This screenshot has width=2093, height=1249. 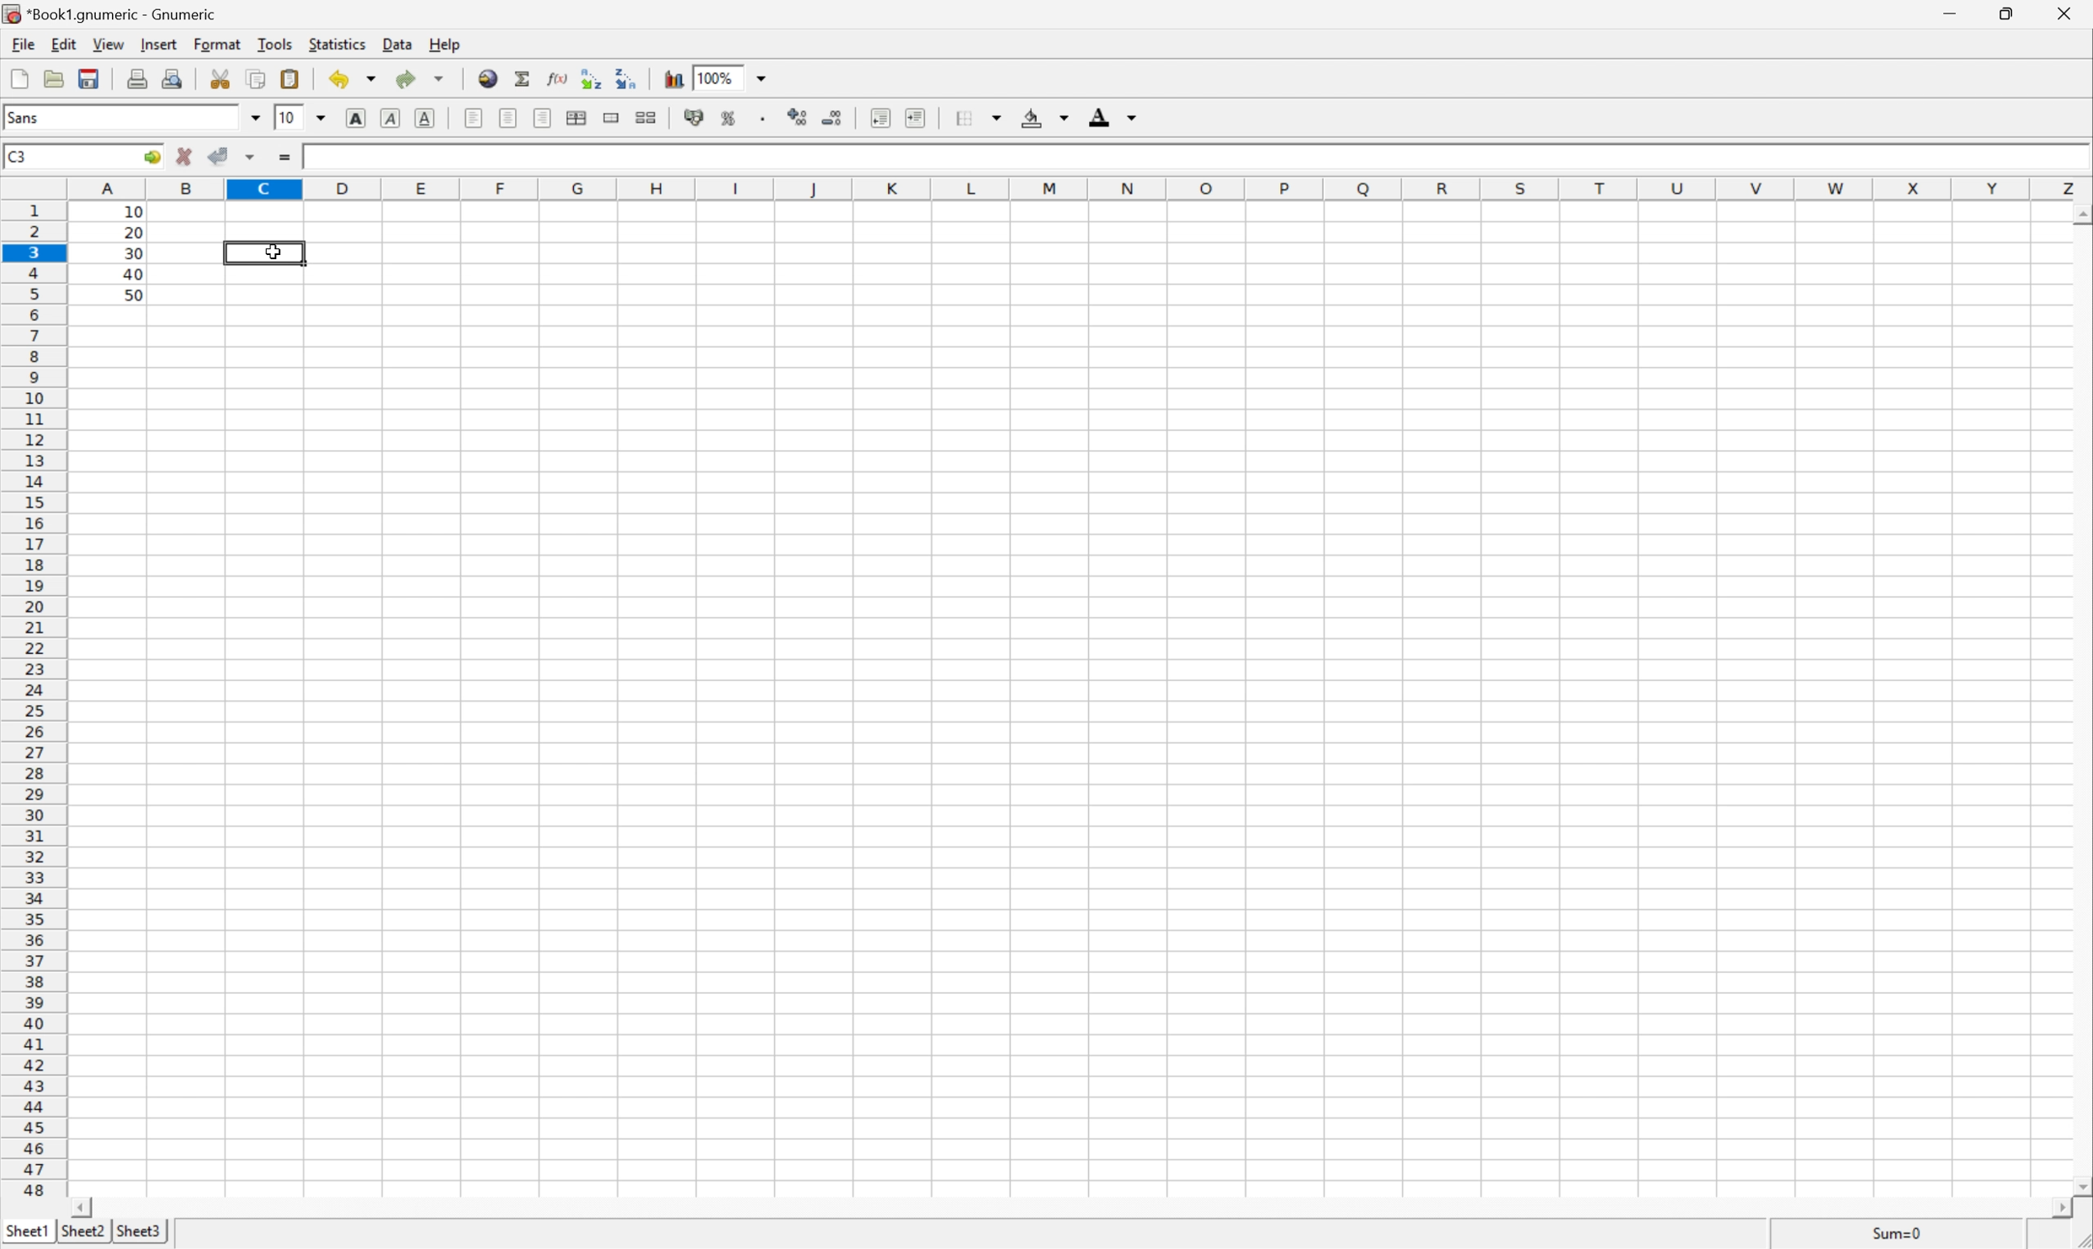 I want to click on Sheet2, so click(x=82, y=1232).